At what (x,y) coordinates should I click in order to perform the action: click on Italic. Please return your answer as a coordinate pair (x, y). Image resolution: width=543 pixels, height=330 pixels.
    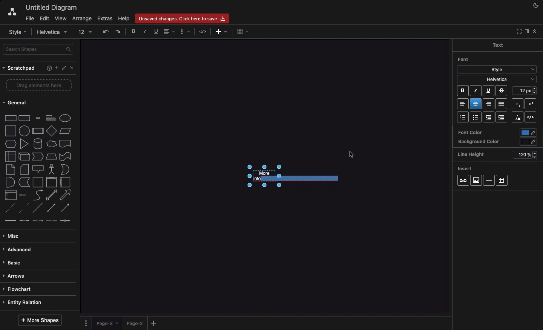
    Looking at the image, I should click on (476, 91).